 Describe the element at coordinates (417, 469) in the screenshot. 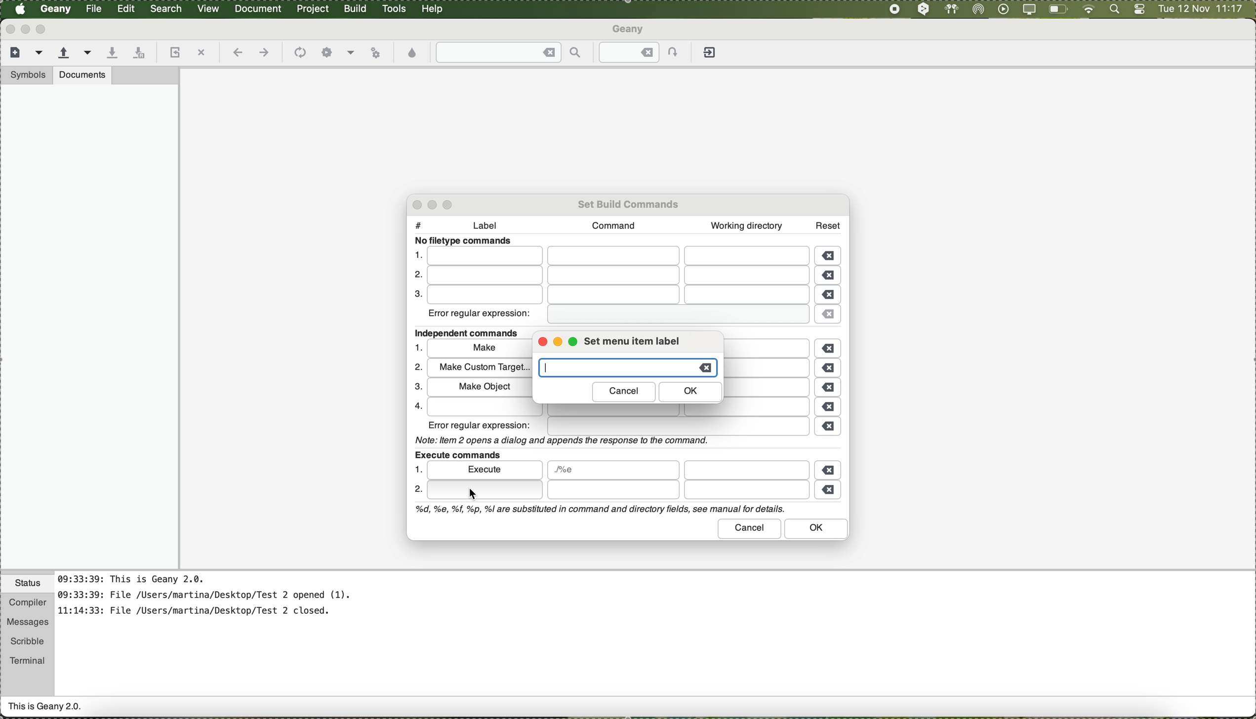

I see `1` at that location.